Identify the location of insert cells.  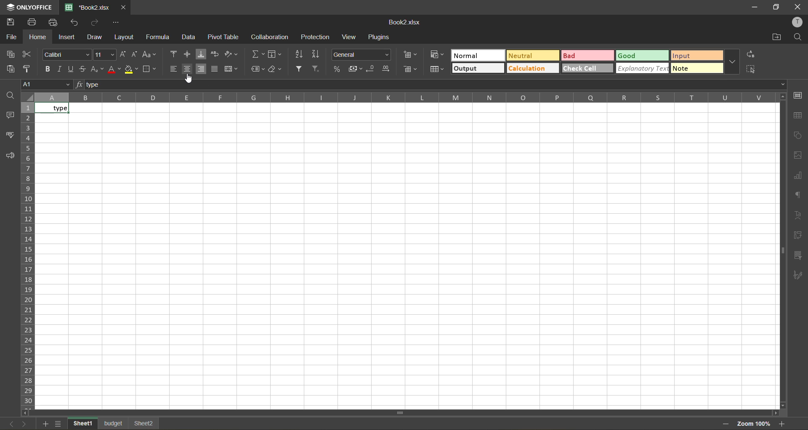
(412, 55).